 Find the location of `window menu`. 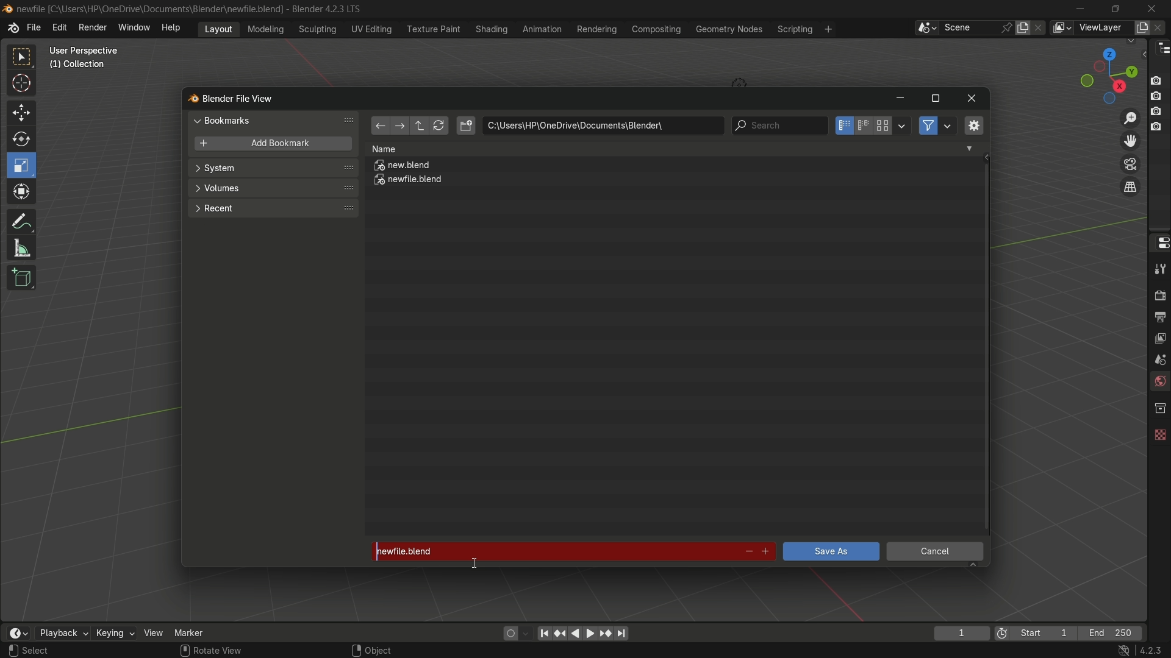

window menu is located at coordinates (135, 29).